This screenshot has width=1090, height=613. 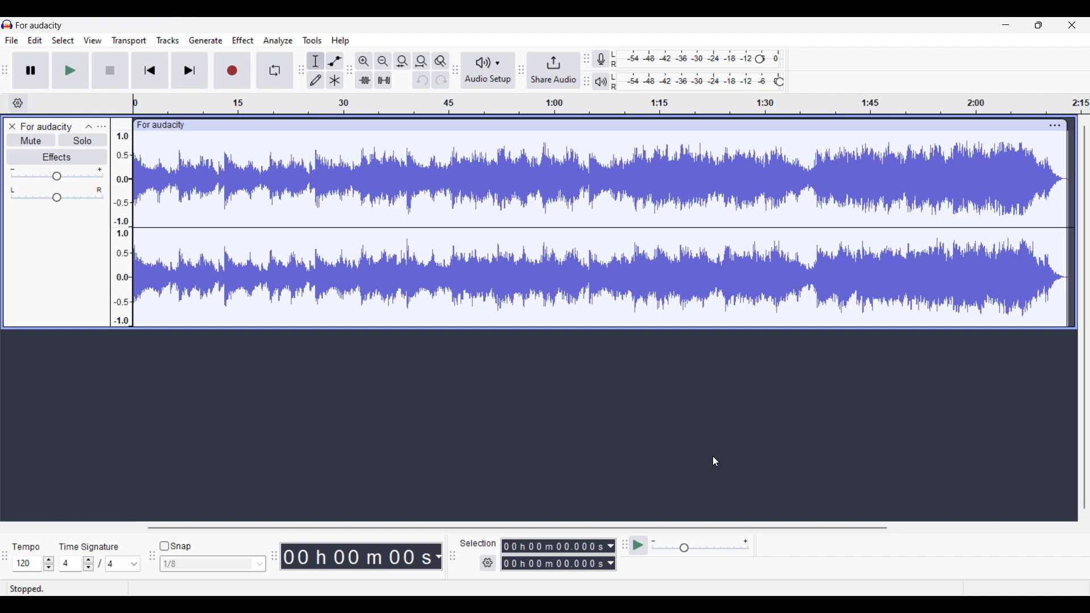 What do you see at coordinates (89, 127) in the screenshot?
I see `Collapse` at bounding box center [89, 127].